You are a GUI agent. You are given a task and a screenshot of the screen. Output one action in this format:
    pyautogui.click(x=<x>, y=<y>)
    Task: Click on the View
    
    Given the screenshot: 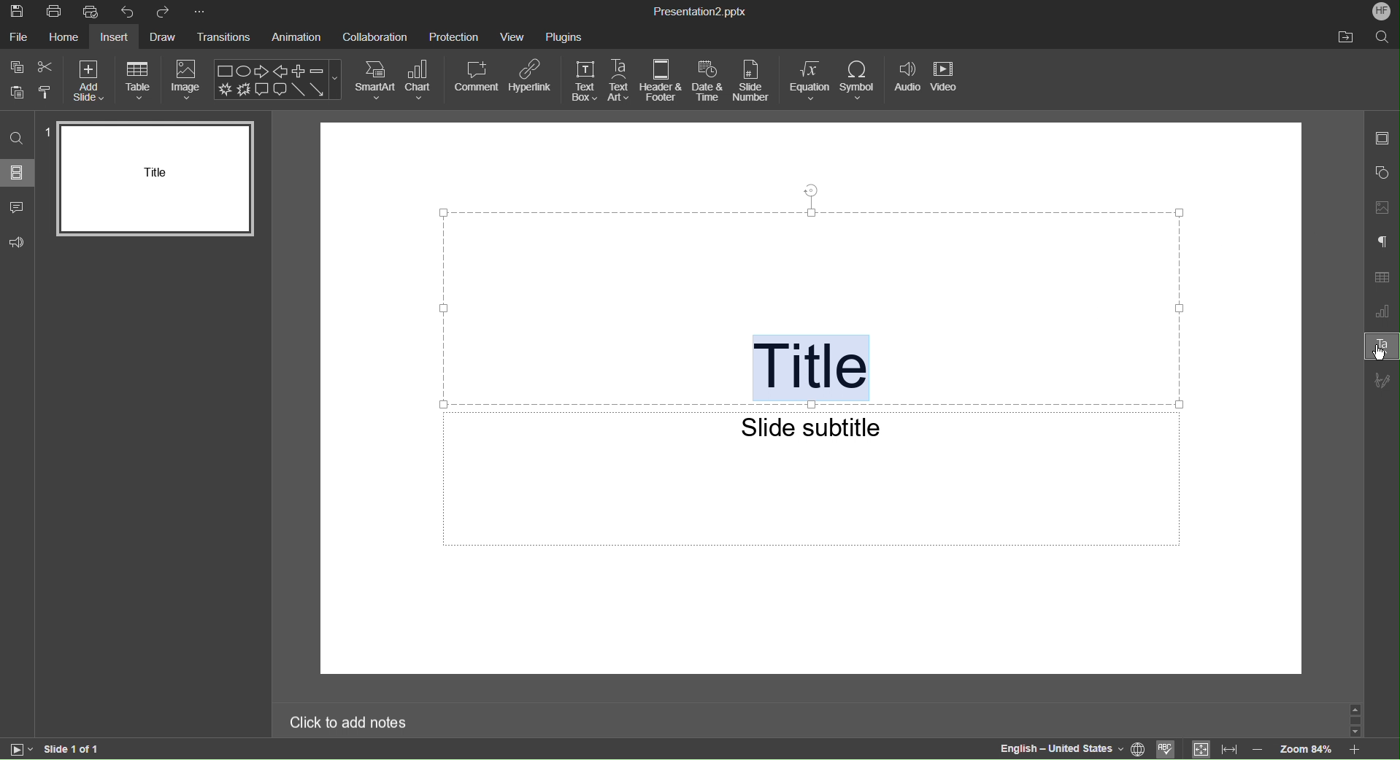 What is the action you would take?
    pyautogui.click(x=515, y=36)
    